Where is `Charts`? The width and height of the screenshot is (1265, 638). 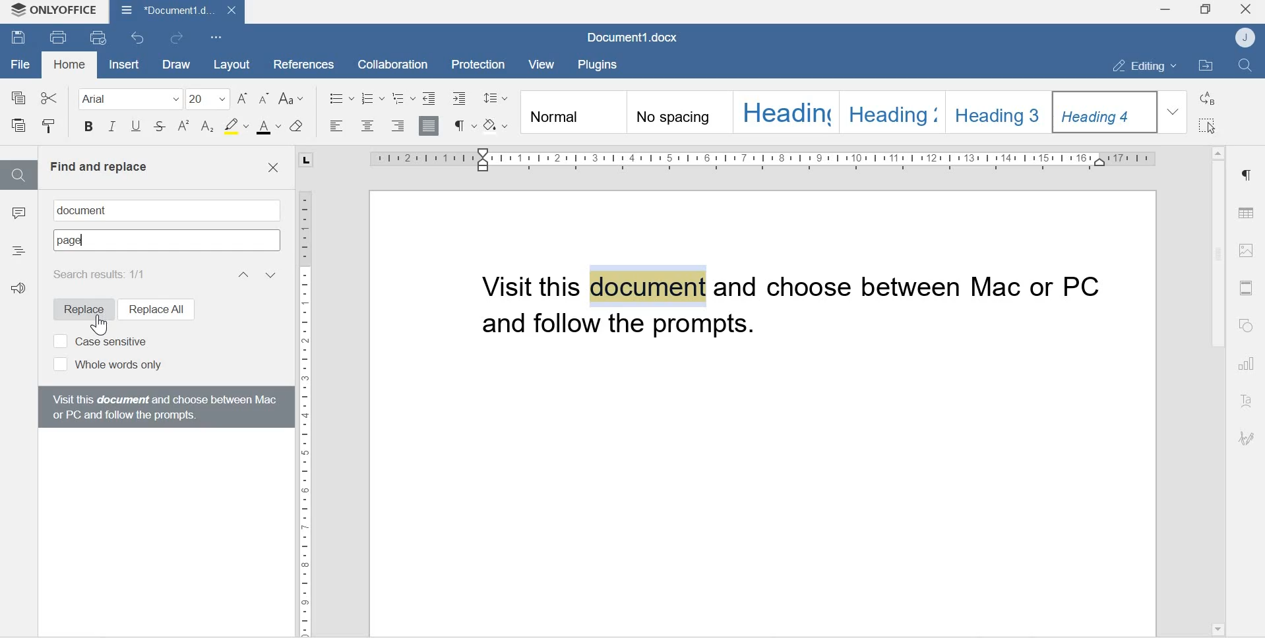
Charts is located at coordinates (1248, 365).